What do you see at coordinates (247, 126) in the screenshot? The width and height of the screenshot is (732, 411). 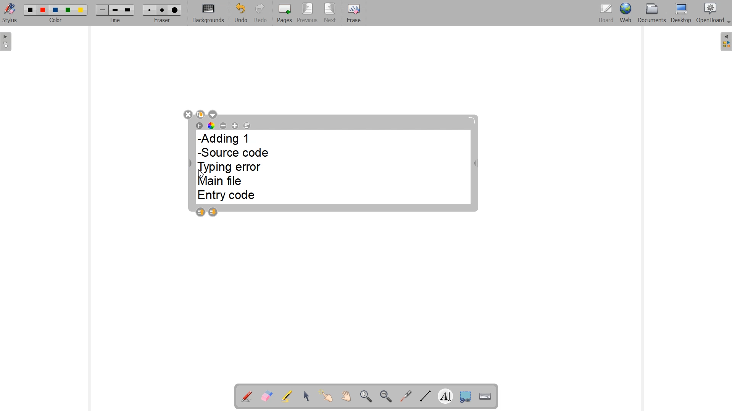 I see `Text Alignment` at bounding box center [247, 126].